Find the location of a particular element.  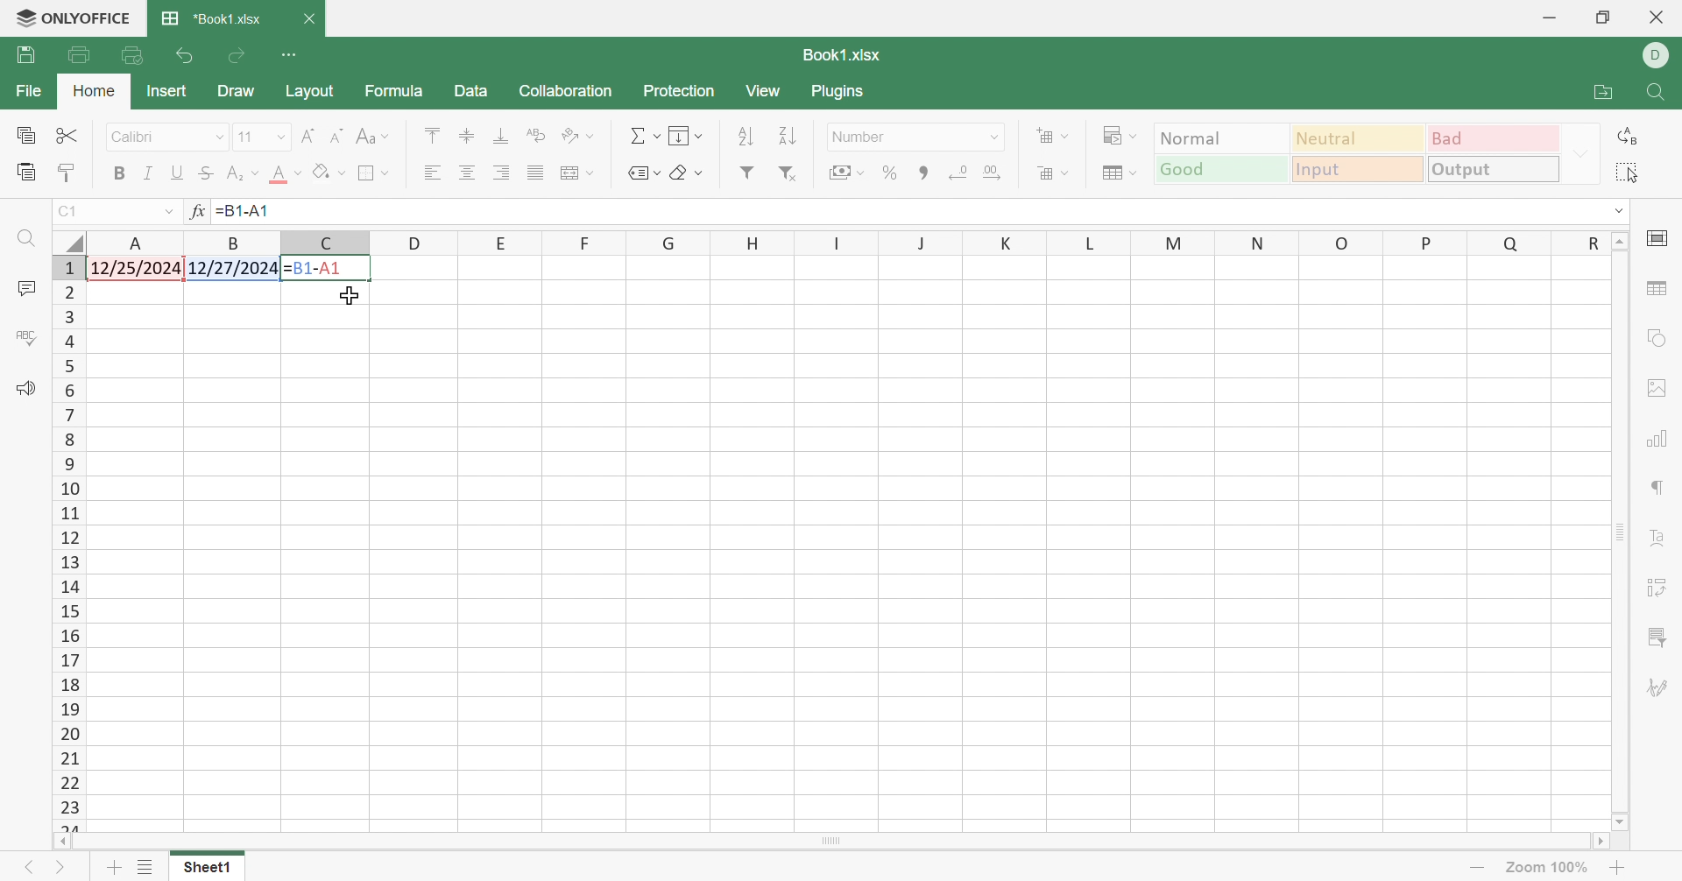

File is located at coordinates (31, 91).